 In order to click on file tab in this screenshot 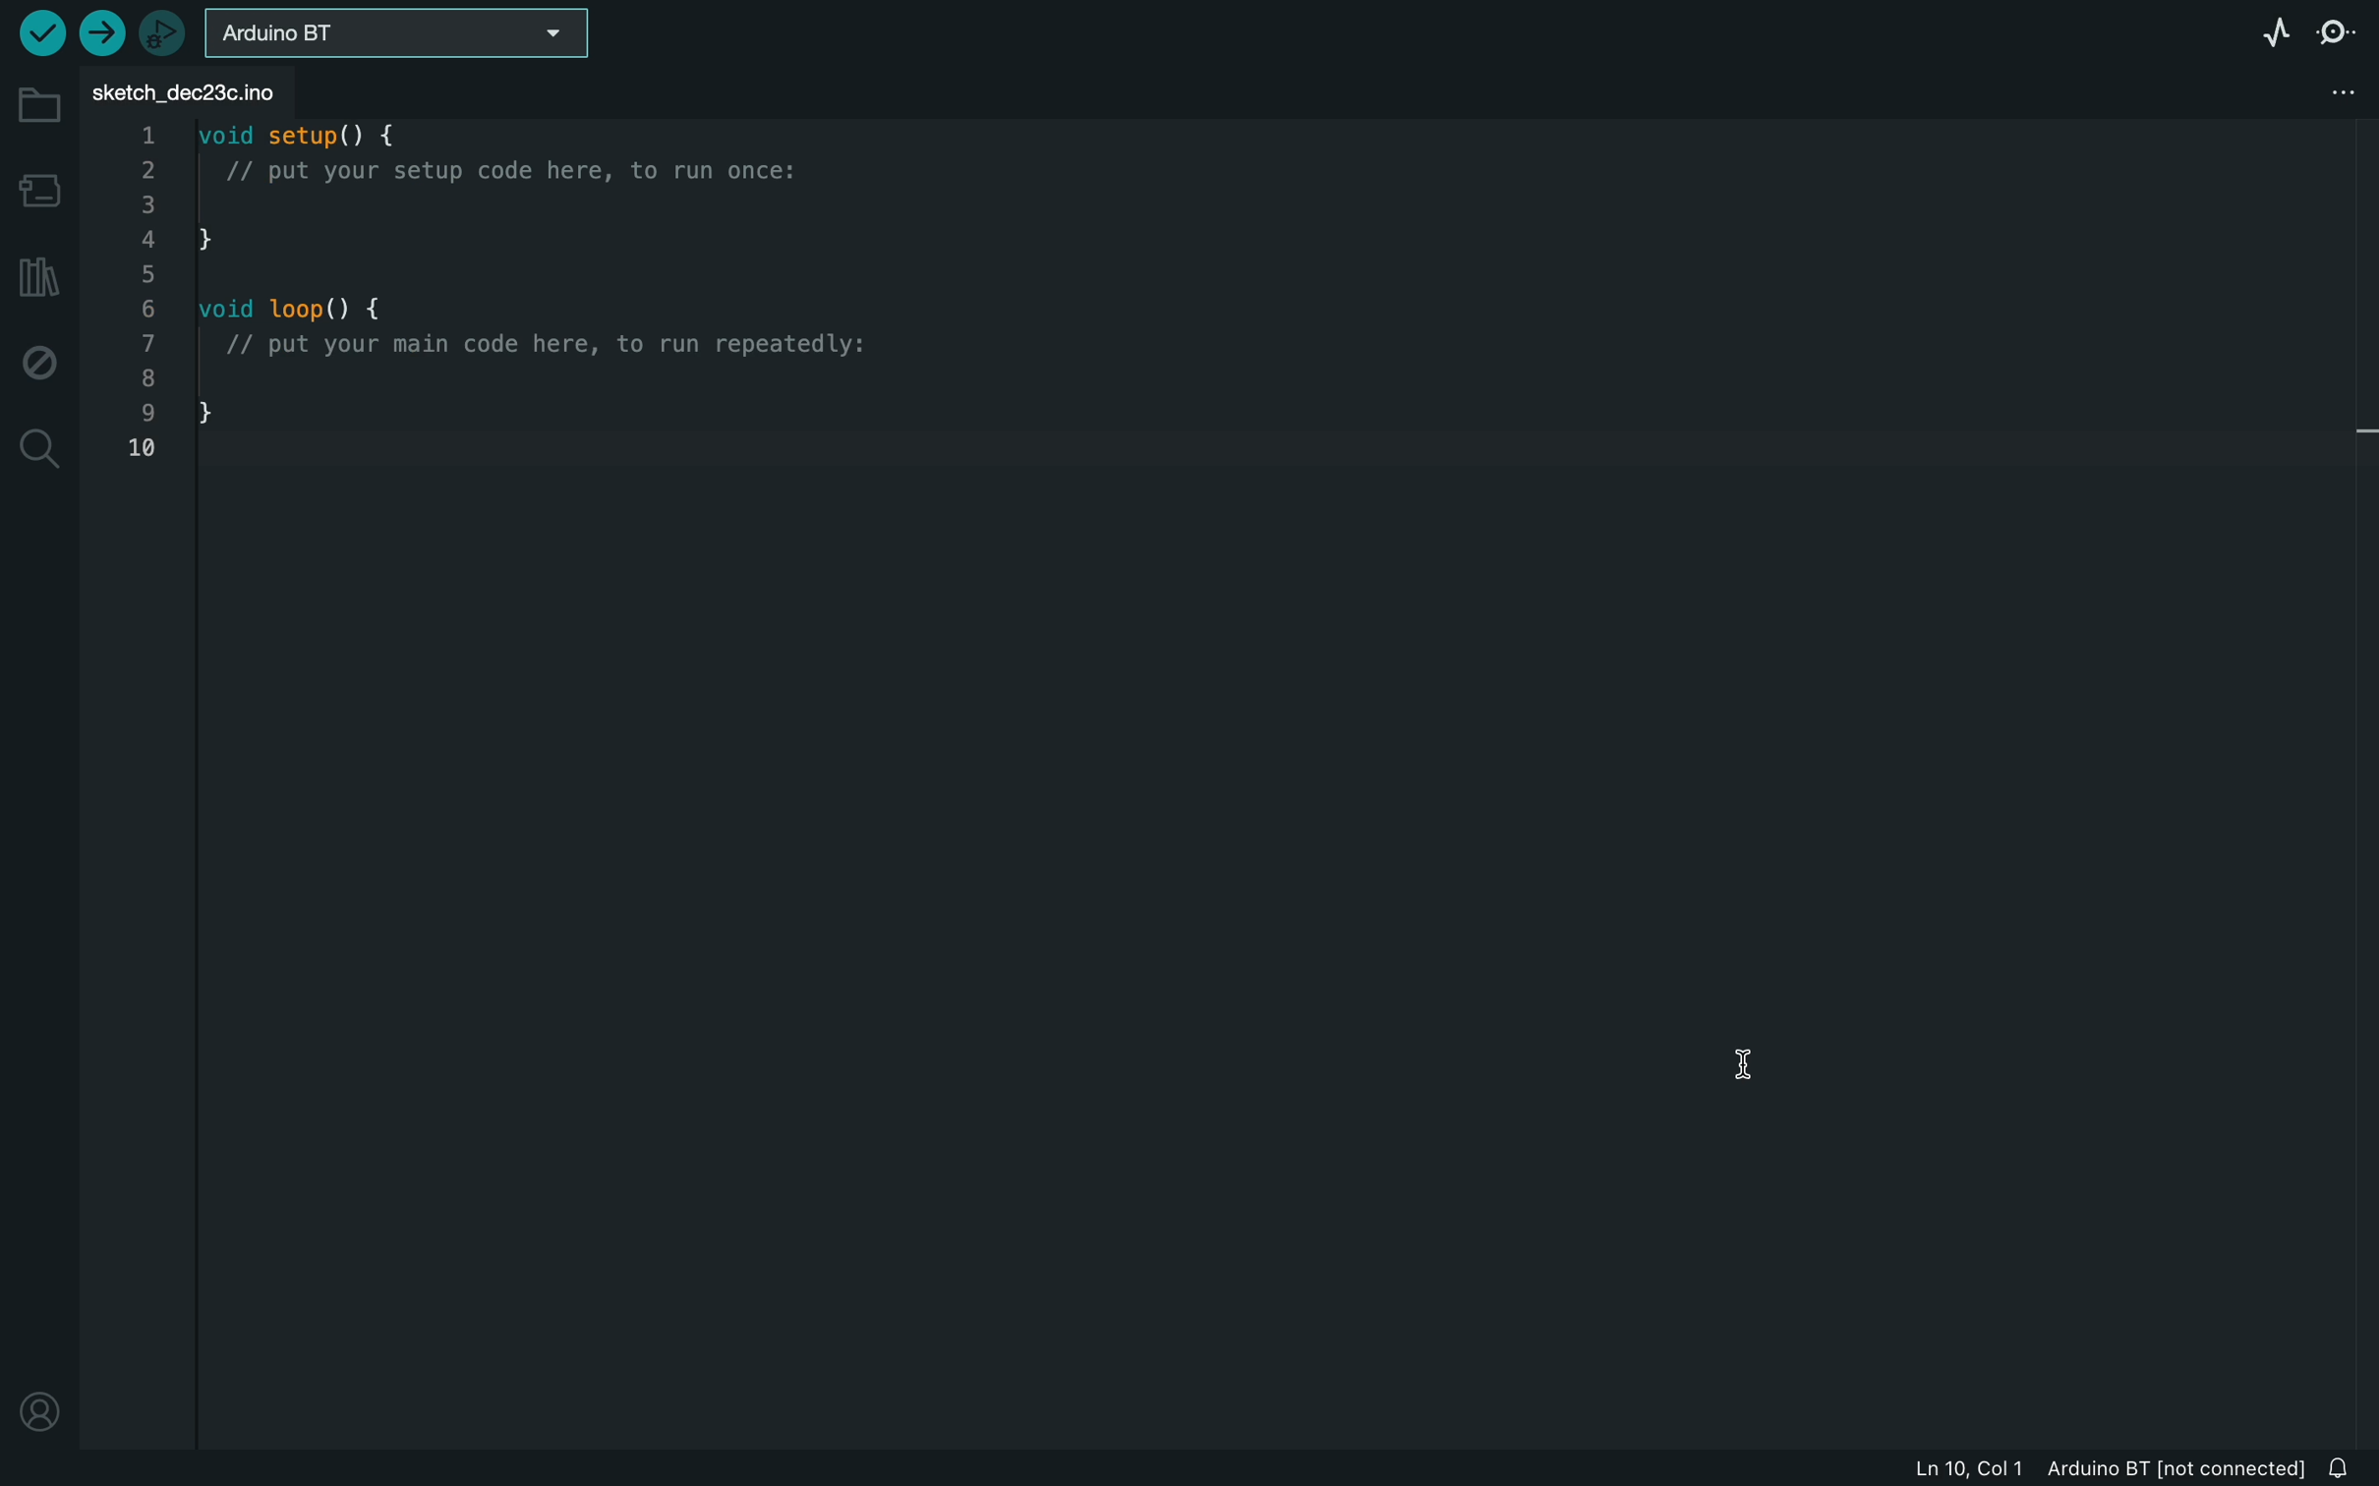, I will do `click(225, 87)`.